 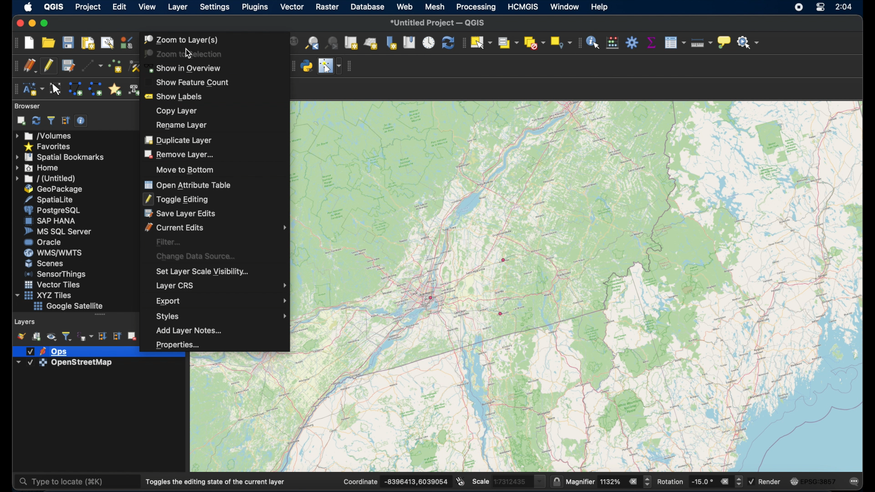 What do you see at coordinates (88, 7) in the screenshot?
I see `project` at bounding box center [88, 7].